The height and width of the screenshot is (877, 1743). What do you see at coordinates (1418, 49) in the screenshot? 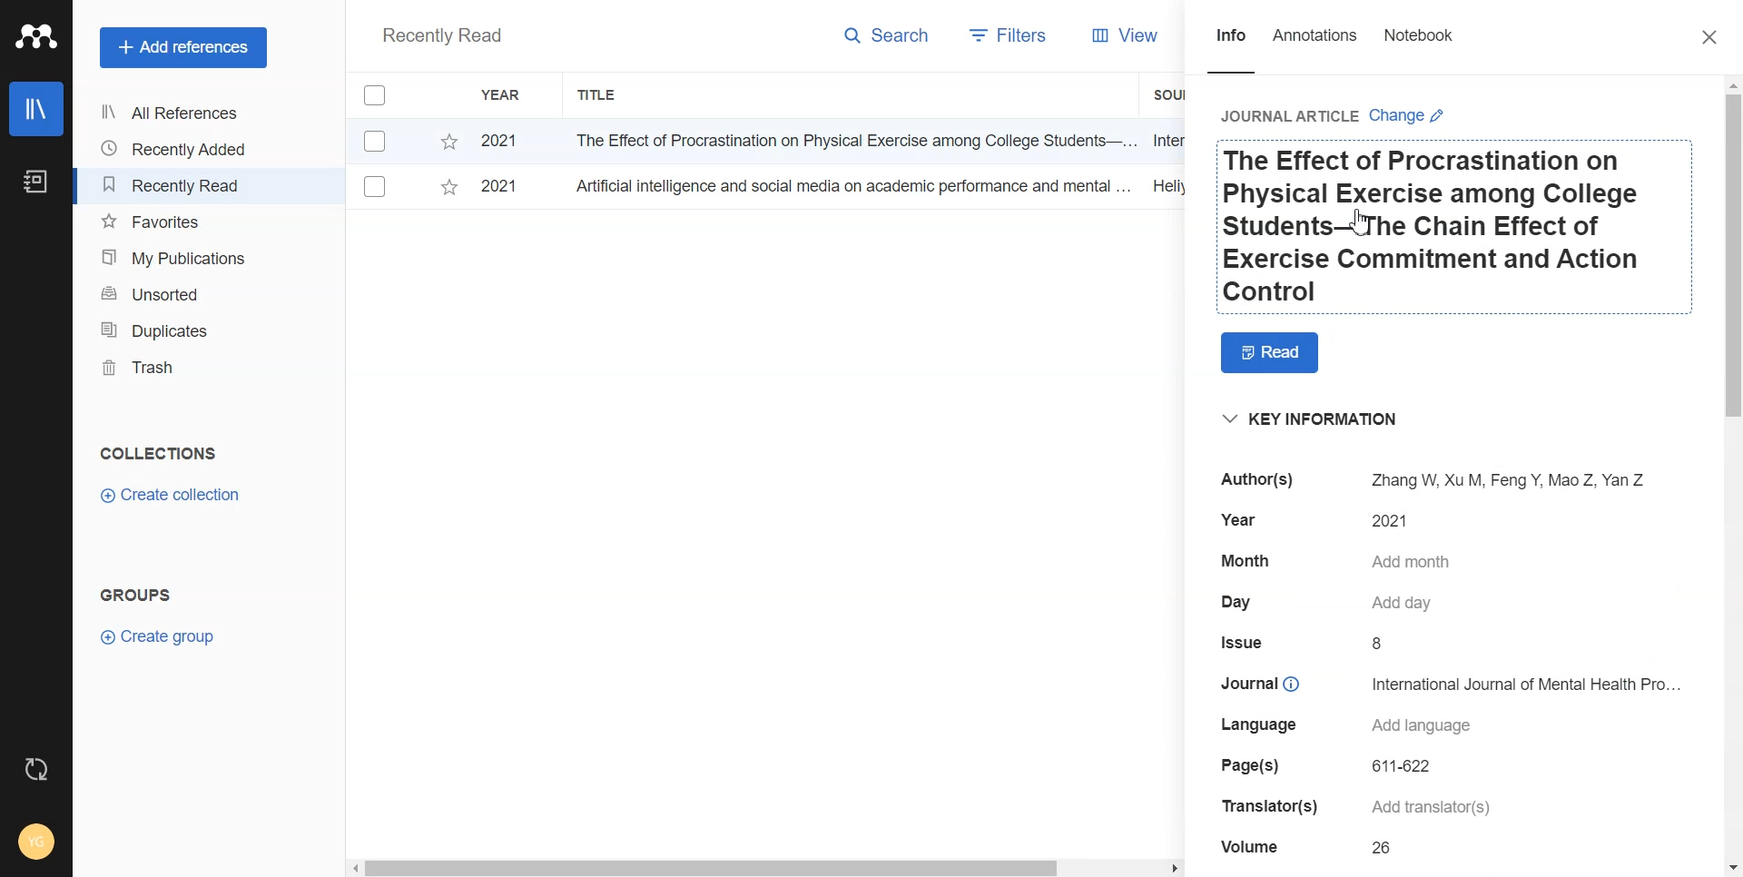
I see `Notebook` at bounding box center [1418, 49].